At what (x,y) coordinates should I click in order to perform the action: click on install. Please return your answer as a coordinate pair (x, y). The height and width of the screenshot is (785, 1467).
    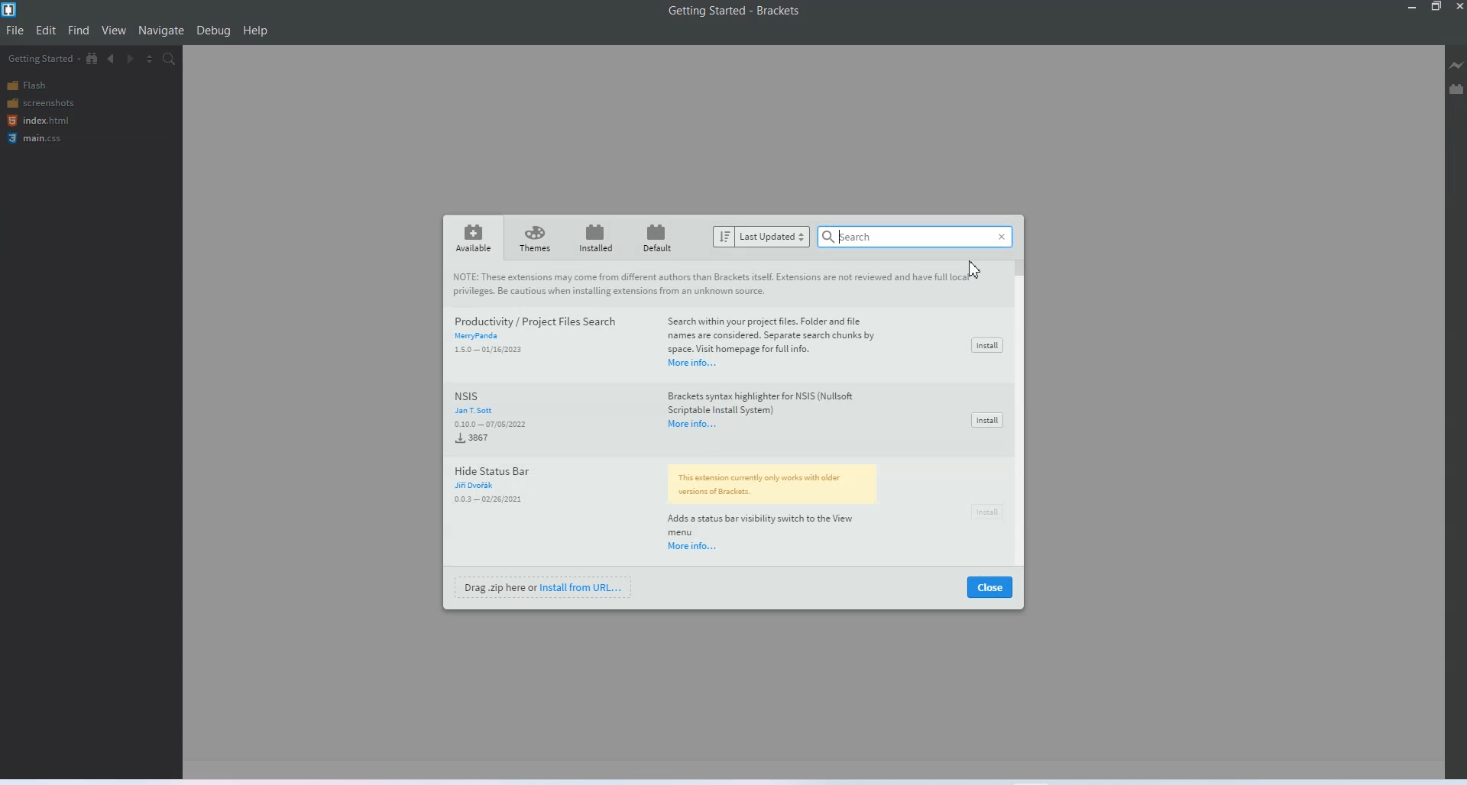
    Looking at the image, I should click on (987, 512).